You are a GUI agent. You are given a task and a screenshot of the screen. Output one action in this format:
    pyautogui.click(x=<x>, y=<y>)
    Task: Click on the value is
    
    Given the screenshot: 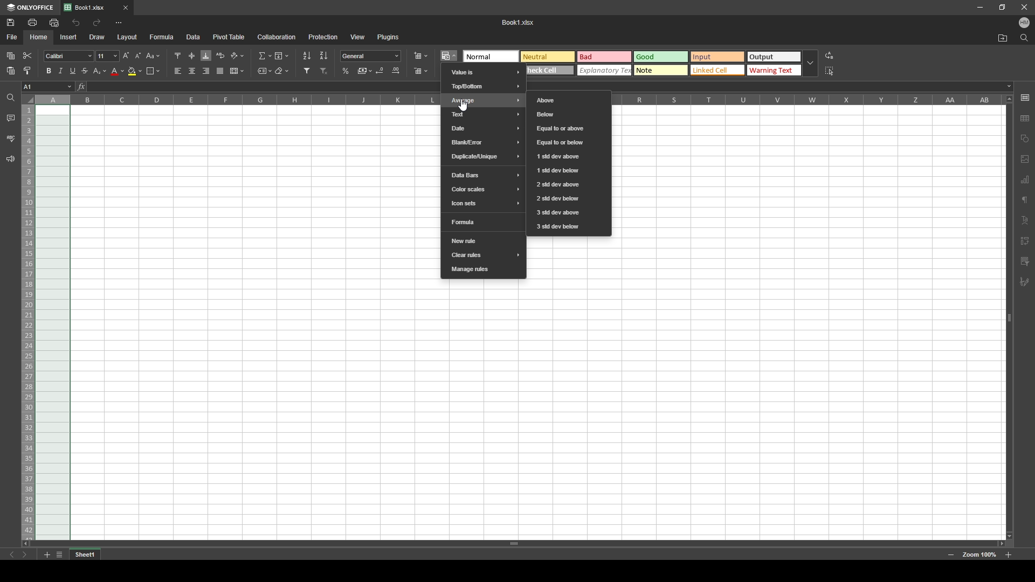 What is the action you would take?
    pyautogui.click(x=484, y=72)
    